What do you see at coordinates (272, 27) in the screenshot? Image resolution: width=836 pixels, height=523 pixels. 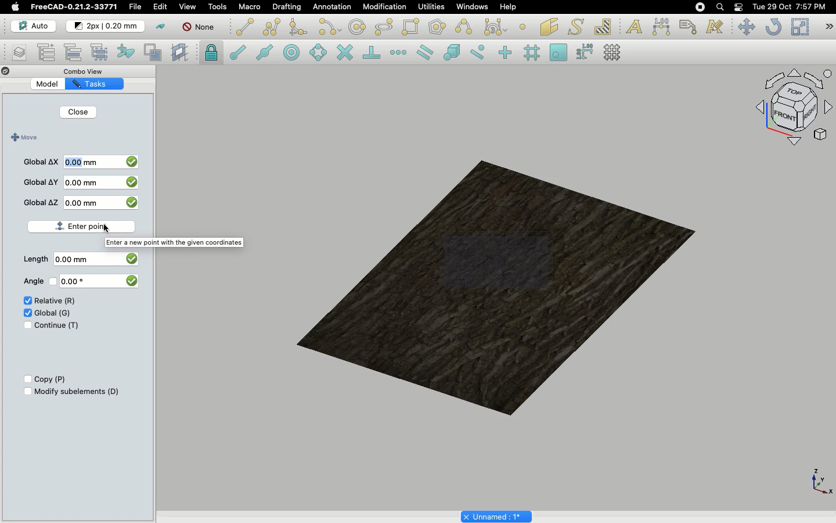 I see `Polyline` at bounding box center [272, 27].